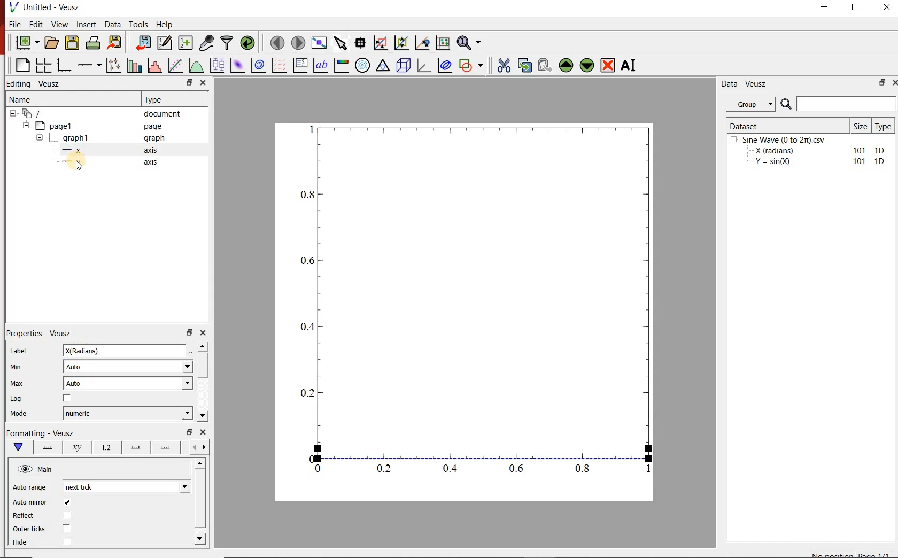  Describe the element at coordinates (35, 84) in the screenshot. I see `Editing - Veusz` at that location.